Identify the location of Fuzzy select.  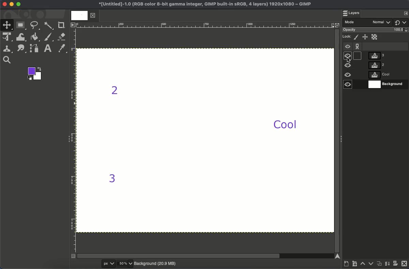
(48, 26).